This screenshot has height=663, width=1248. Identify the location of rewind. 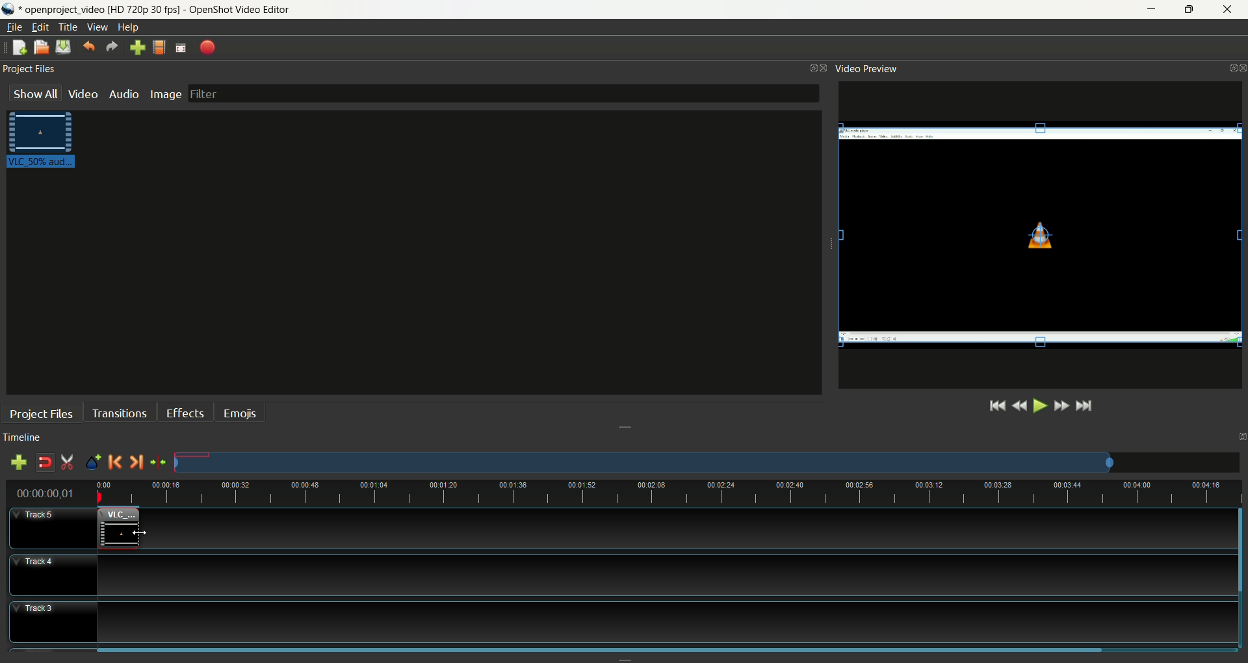
(1019, 407).